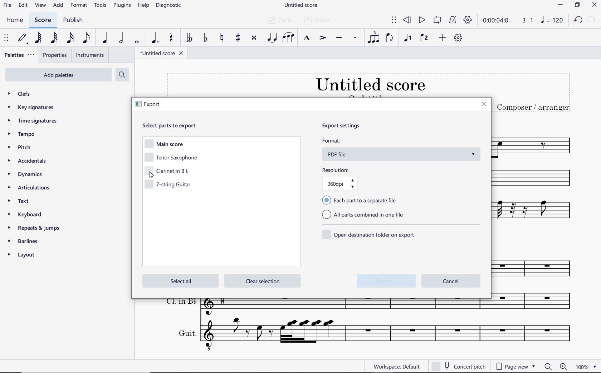 This screenshot has height=373, width=601. I want to click on accidentals, so click(29, 162).